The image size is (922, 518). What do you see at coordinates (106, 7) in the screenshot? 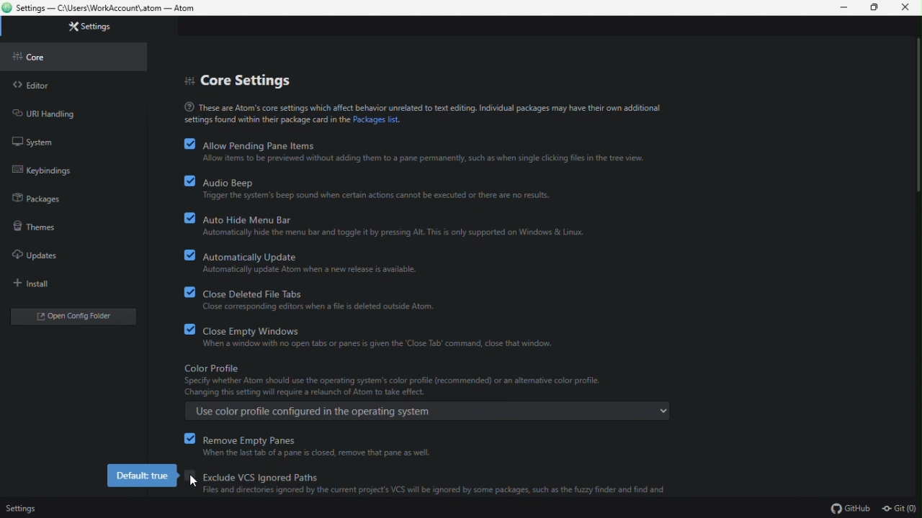
I see `File name and file path` at bounding box center [106, 7].